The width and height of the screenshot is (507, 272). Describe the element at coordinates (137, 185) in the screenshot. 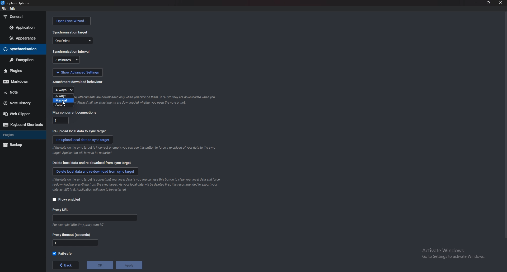

I see `info` at that location.